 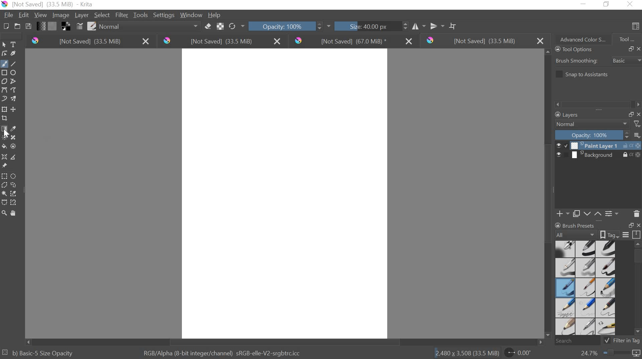 I want to click on CLOSE, so click(x=638, y=49).